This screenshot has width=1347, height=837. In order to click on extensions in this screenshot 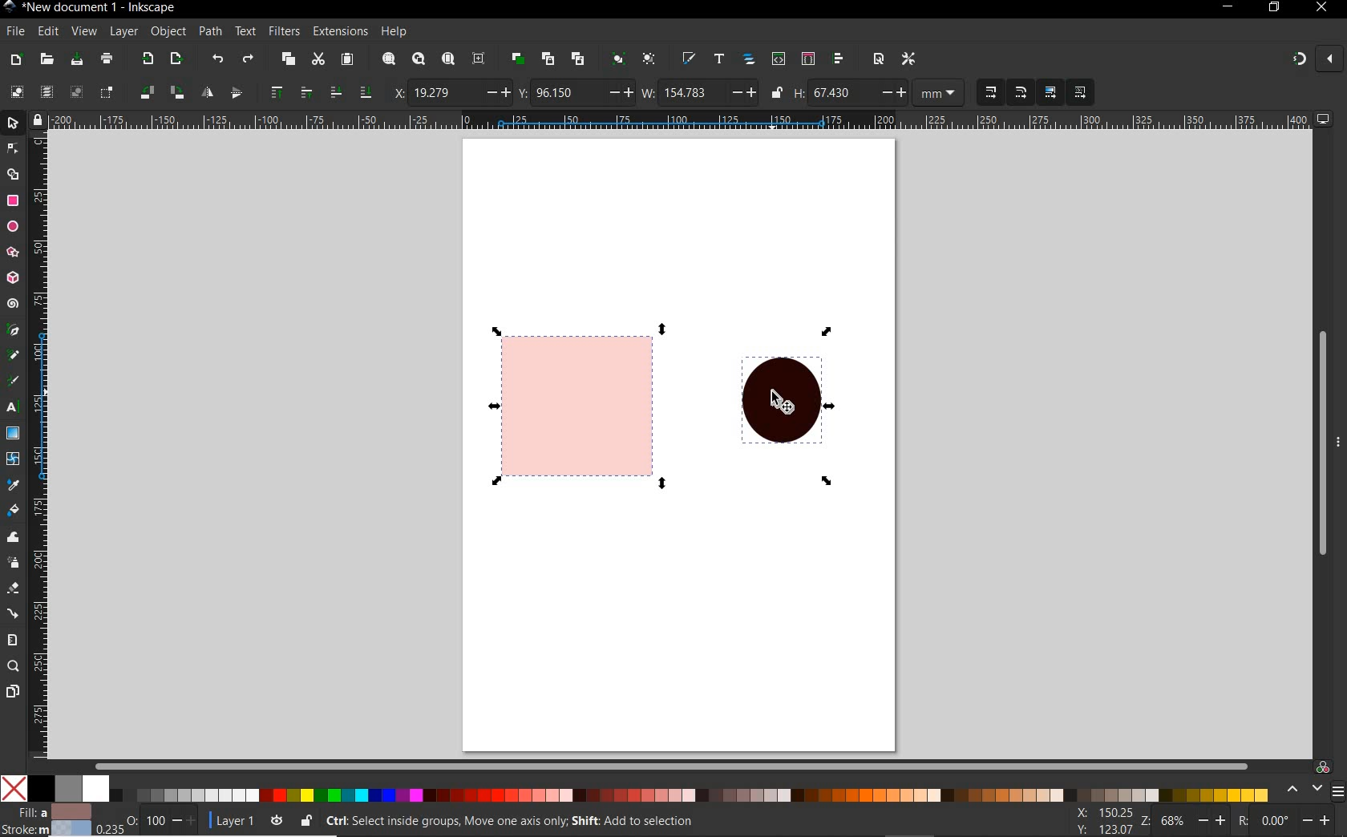, I will do `click(338, 31)`.